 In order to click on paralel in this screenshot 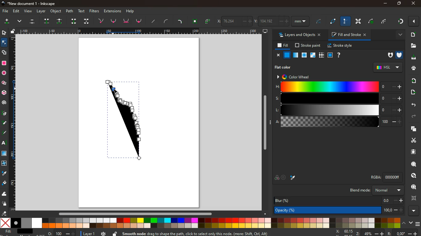, I will do `click(33, 22)`.